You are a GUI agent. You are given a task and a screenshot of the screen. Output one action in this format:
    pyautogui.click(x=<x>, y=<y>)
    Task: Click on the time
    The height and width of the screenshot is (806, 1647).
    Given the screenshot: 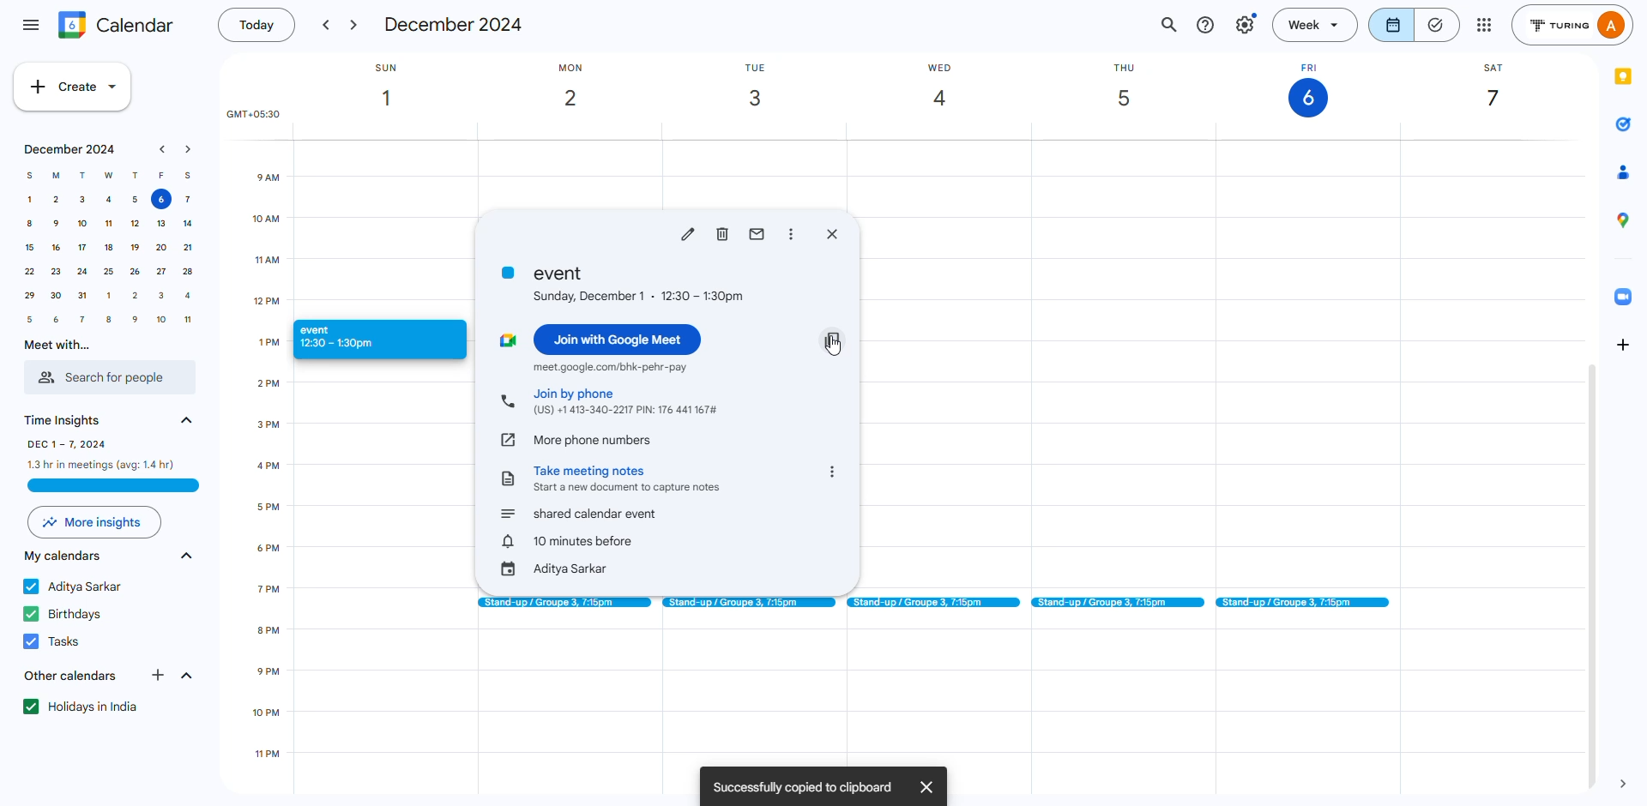 What is the action you would take?
    pyautogui.click(x=260, y=262)
    